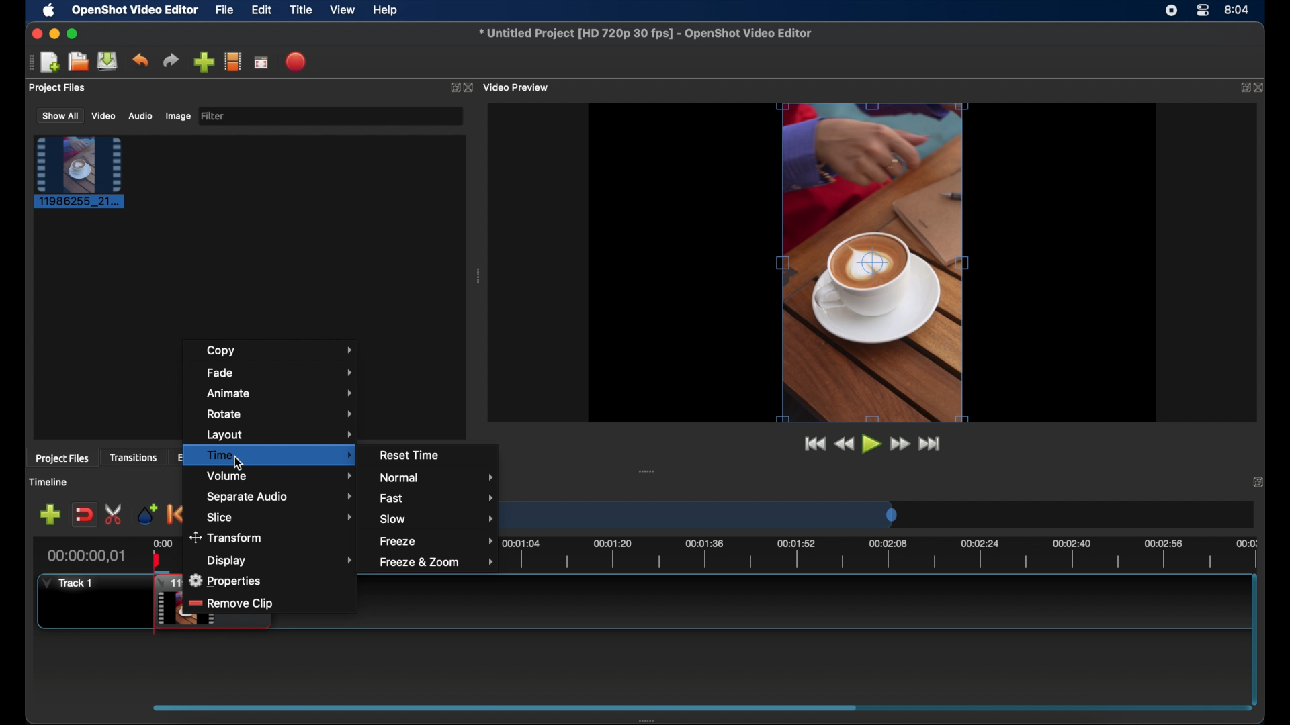  What do you see at coordinates (50, 514) in the screenshot?
I see `add track` at bounding box center [50, 514].